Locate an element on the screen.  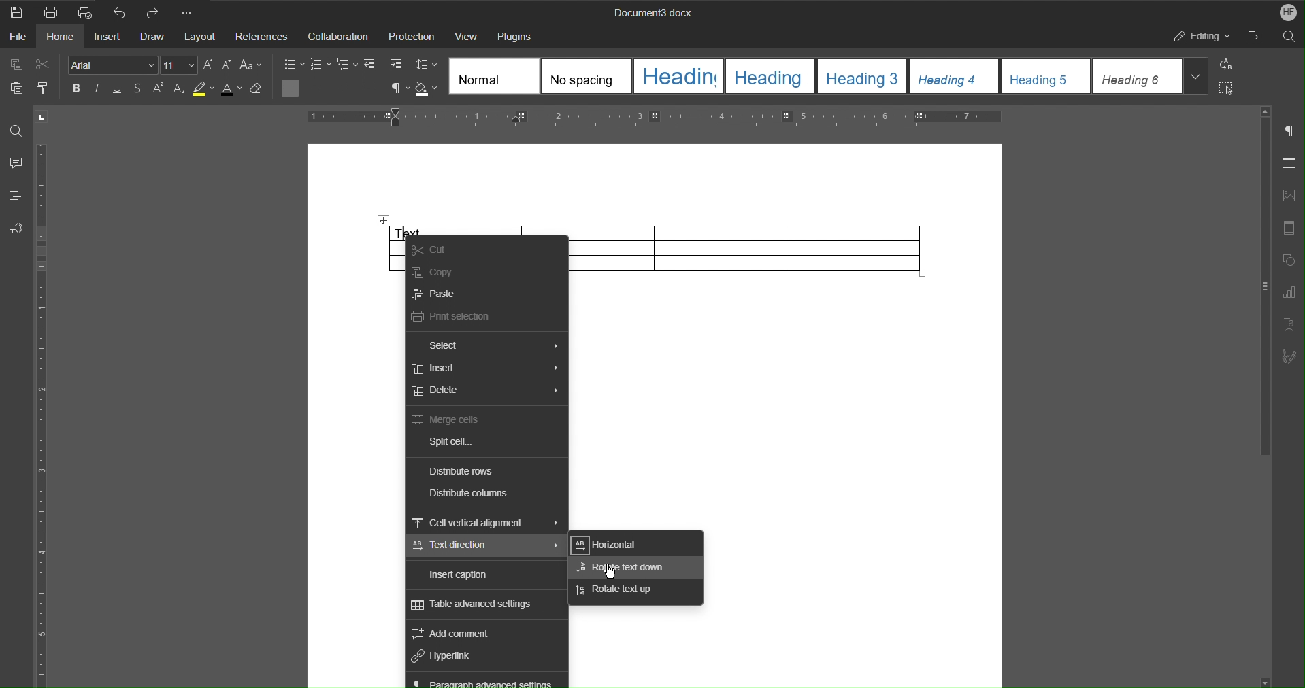
page orientation is located at coordinates (42, 117).